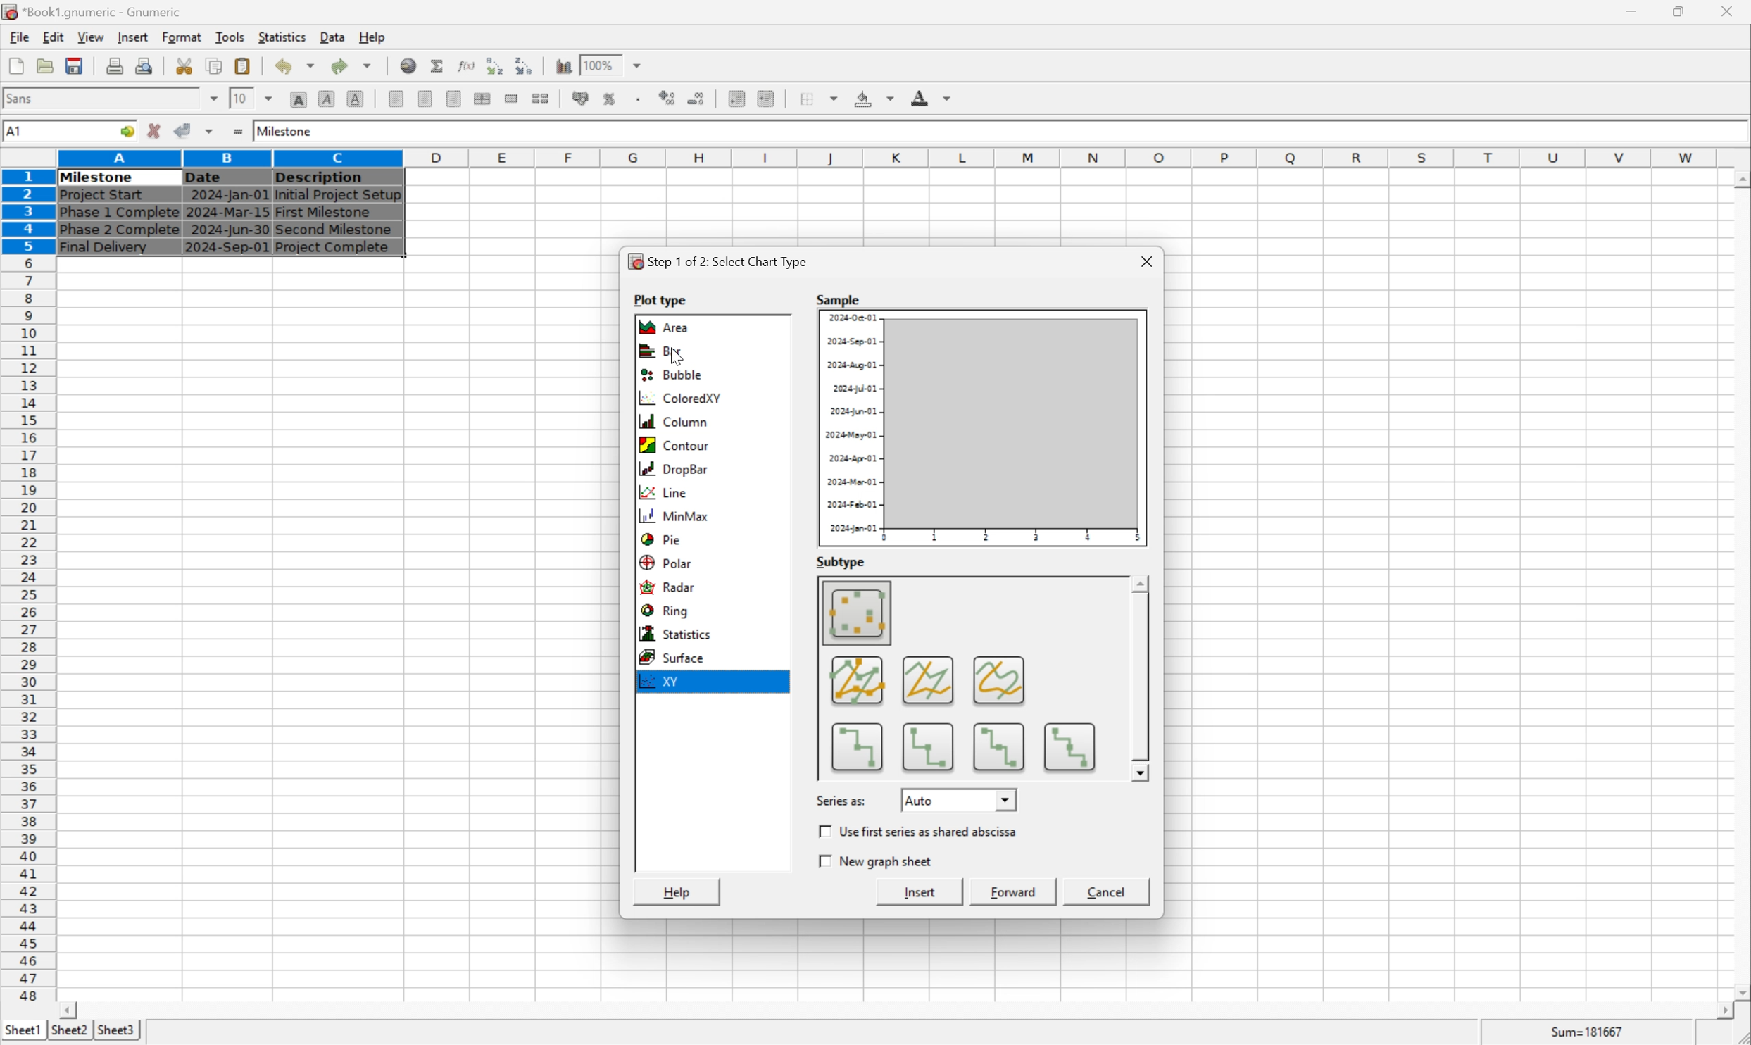 This screenshot has width=1751, height=1045. I want to click on edit, so click(55, 37).